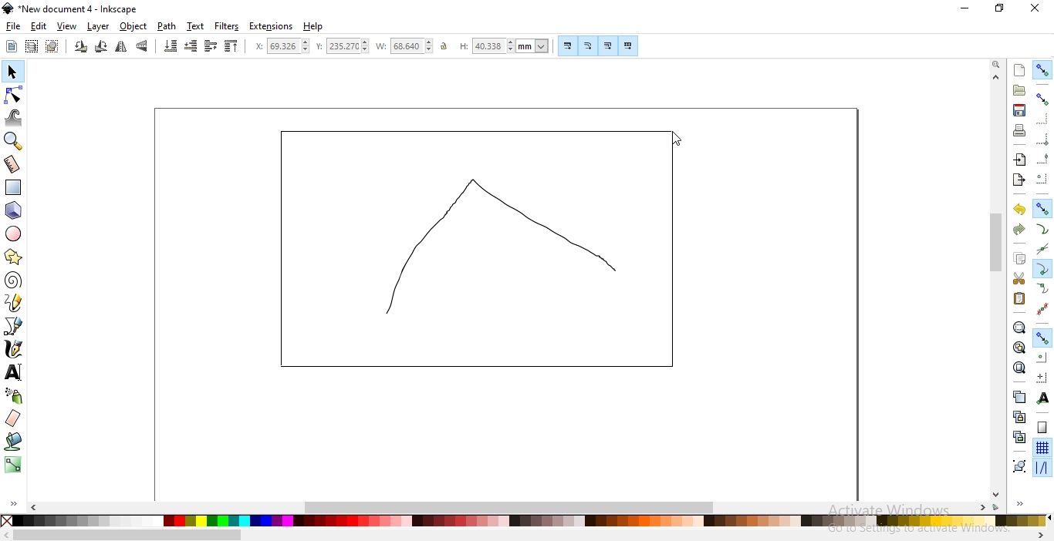 The height and width of the screenshot is (541, 1054). Describe the element at coordinates (1020, 160) in the screenshot. I see `import a bitmap` at that location.